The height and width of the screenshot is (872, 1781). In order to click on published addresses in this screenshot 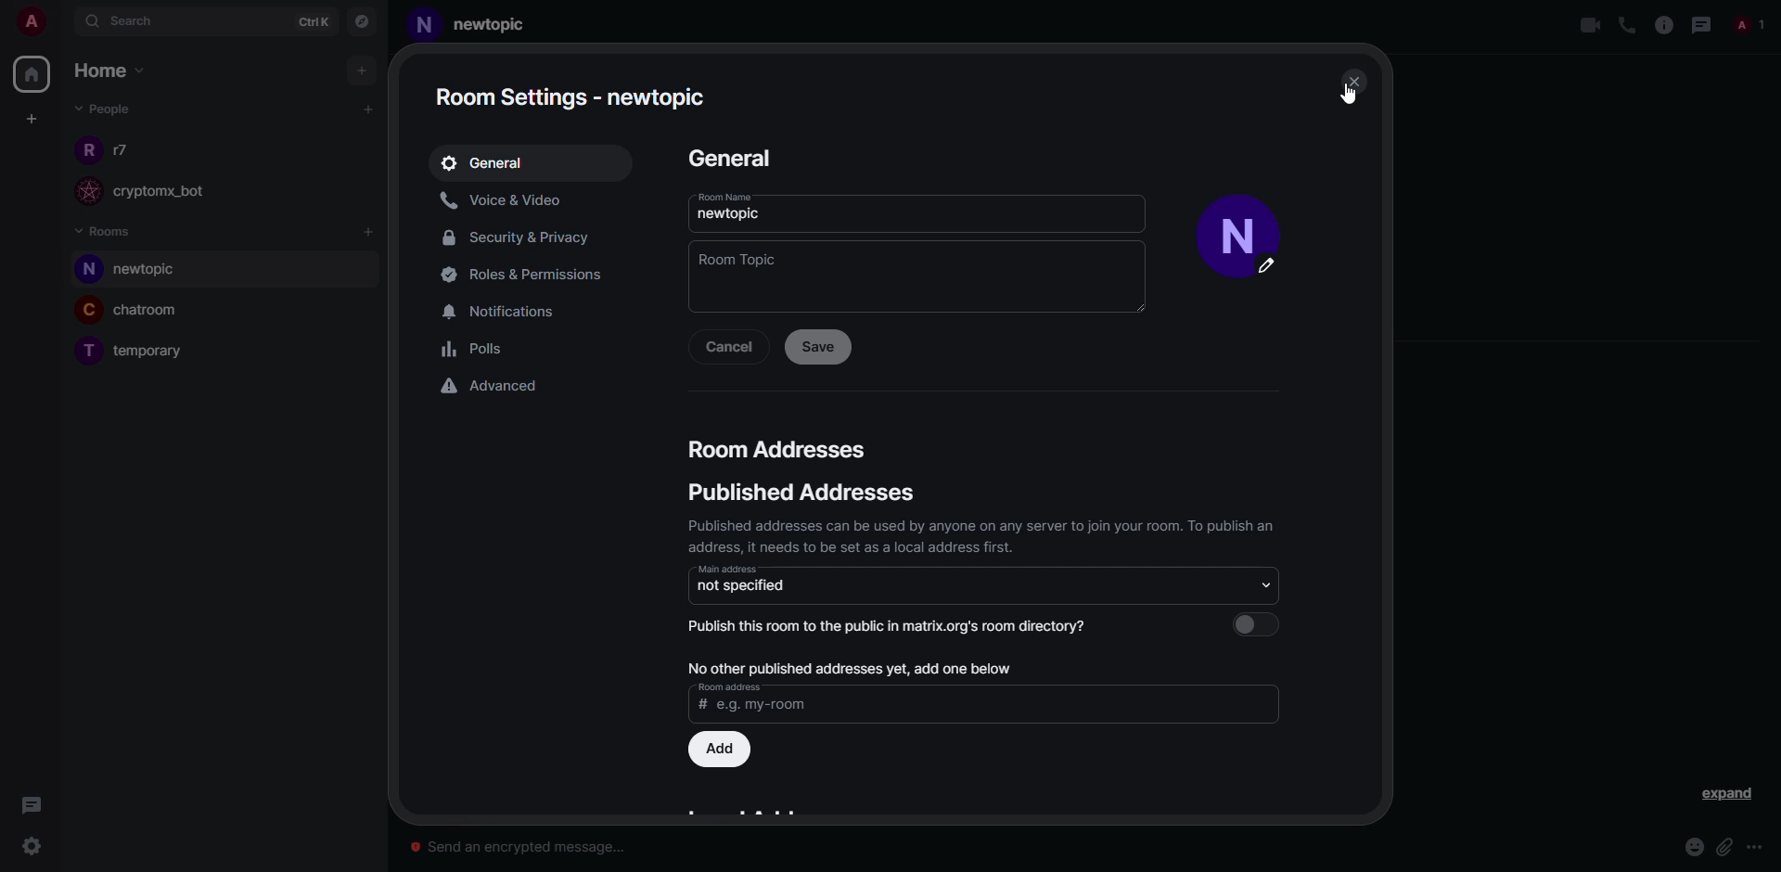, I will do `click(797, 494)`.